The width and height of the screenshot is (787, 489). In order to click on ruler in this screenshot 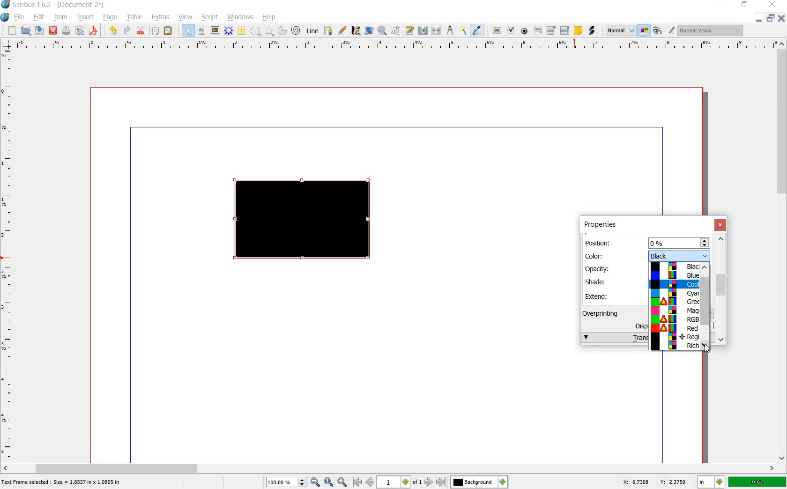, I will do `click(8, 255)`.